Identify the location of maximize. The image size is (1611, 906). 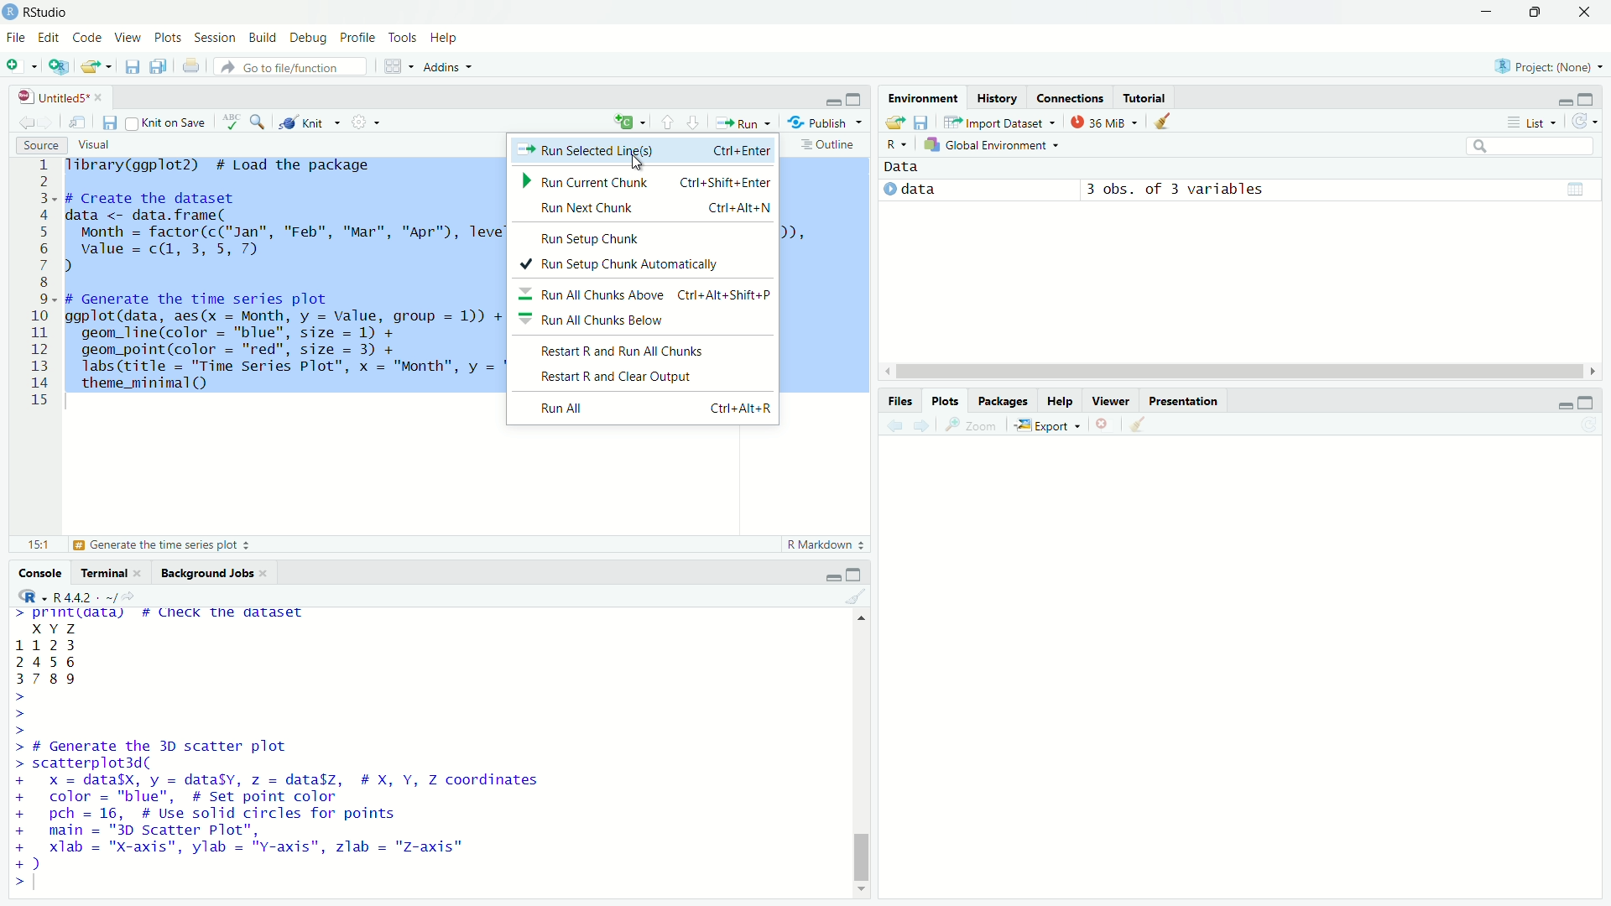
(855, 575).